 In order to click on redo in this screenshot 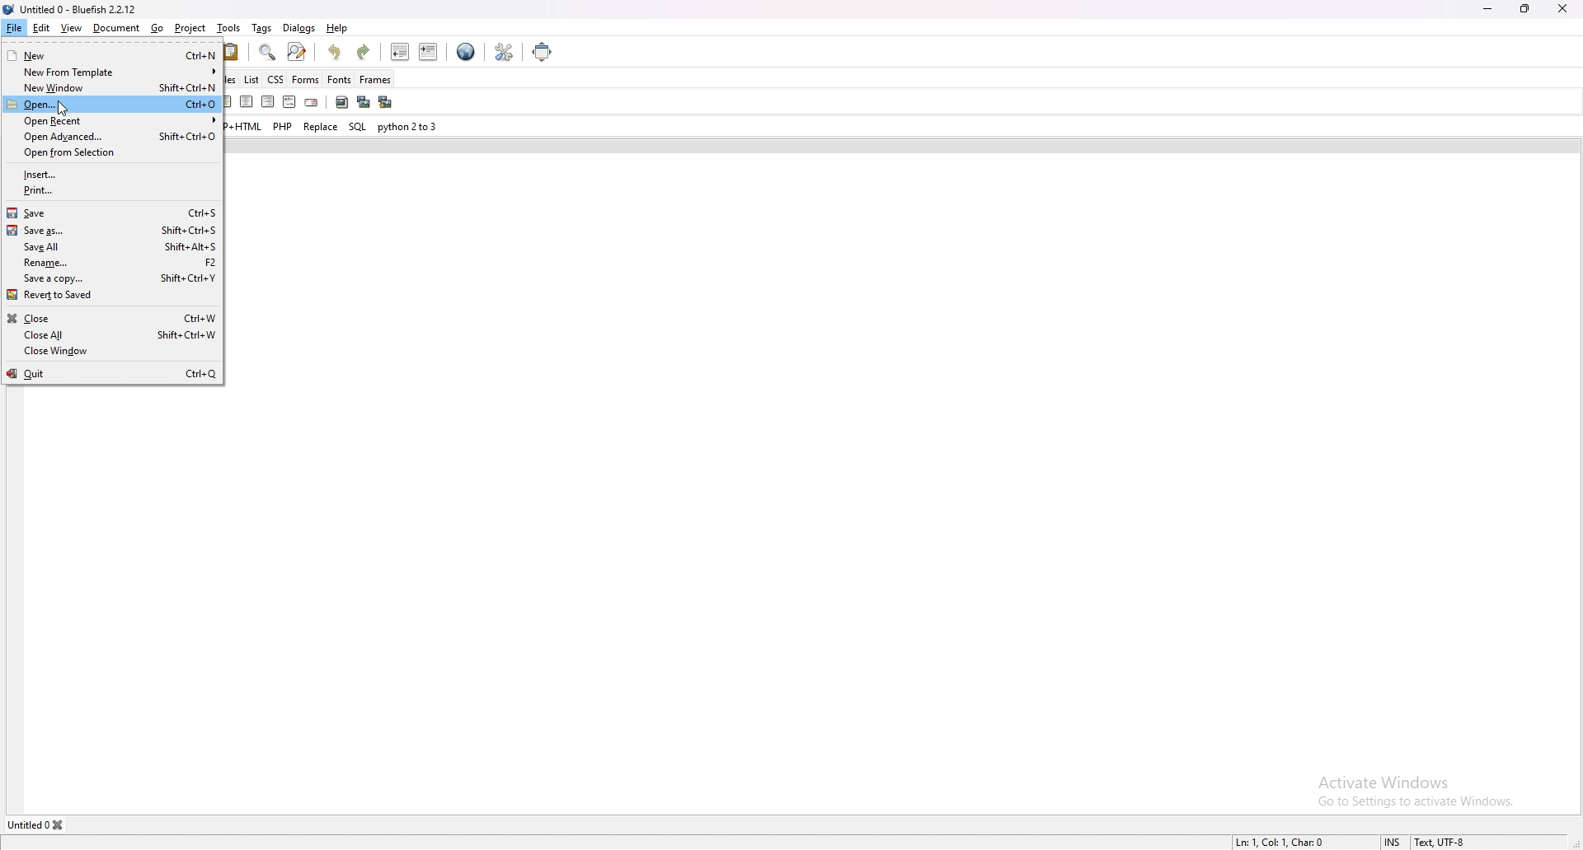, I will do `click(367, 52)`.